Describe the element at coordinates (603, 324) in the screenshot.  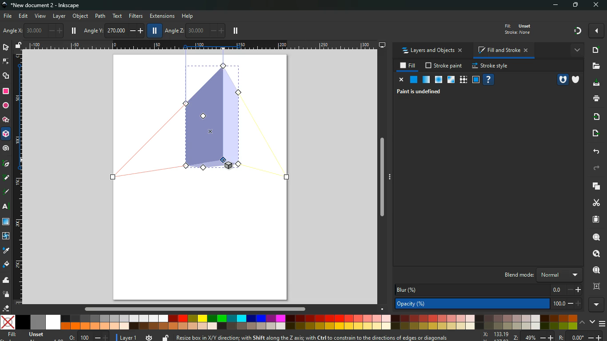
I see `menu` at that location.